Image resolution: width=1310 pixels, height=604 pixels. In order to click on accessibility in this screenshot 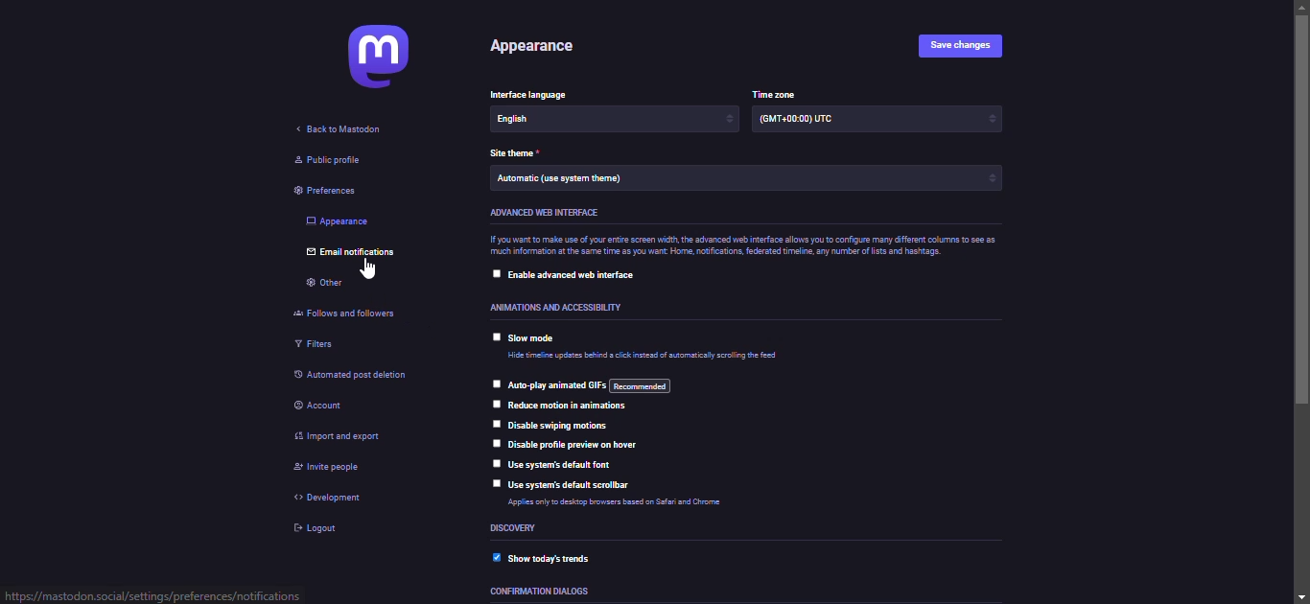, I will do `click(560, 304)`.